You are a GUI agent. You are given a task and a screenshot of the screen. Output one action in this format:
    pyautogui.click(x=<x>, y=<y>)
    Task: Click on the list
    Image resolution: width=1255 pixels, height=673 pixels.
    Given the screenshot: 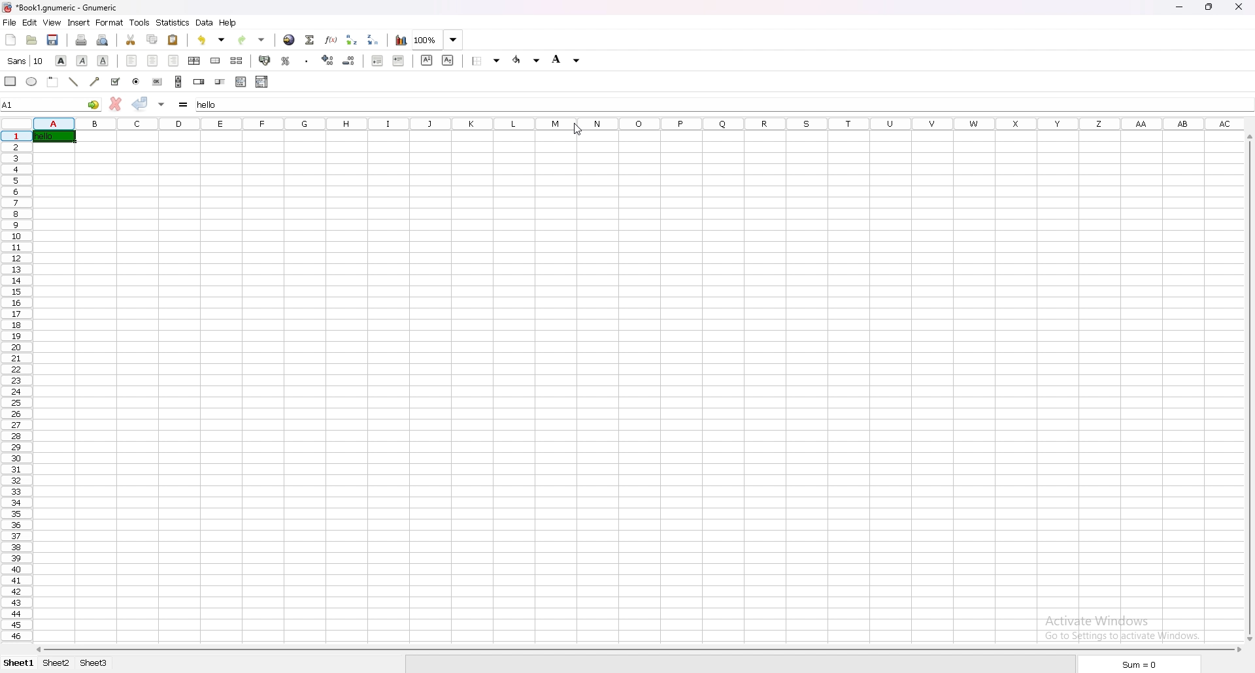 What is the action you would take?
    pyautogui.click(x=241, y=82)
    